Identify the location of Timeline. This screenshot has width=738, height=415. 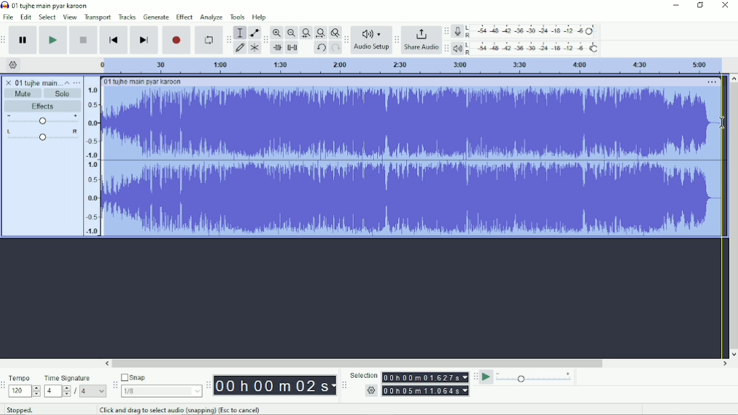
(409, 66).